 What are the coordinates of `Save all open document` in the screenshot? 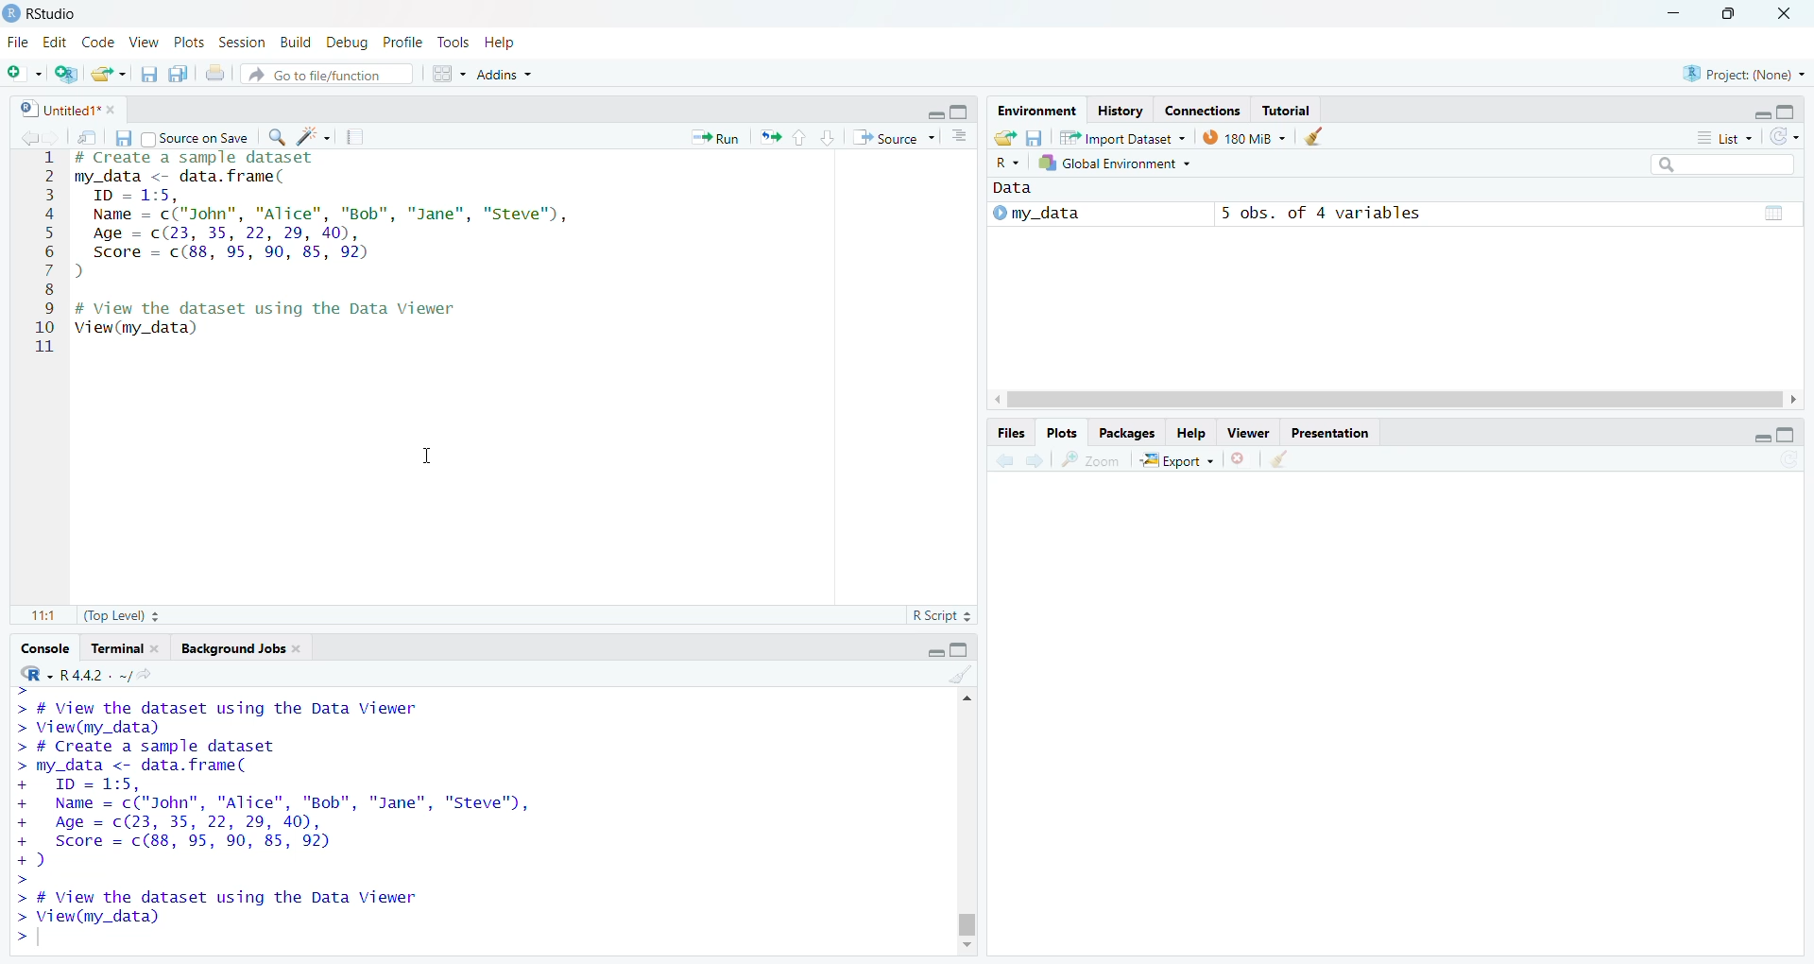 It's located at (181, 77).